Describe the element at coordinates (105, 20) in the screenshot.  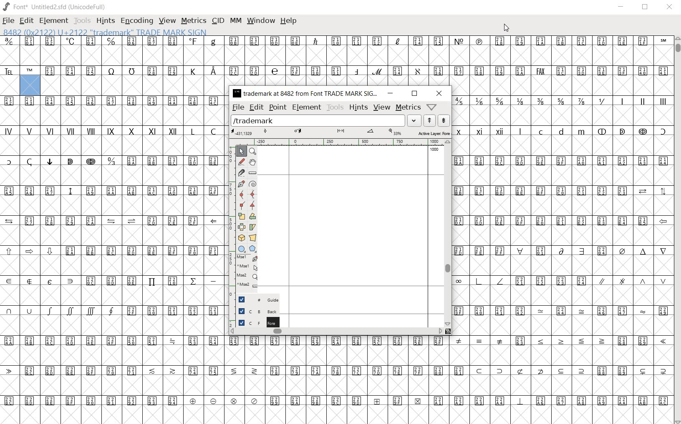
I see `HINTS` at that location.